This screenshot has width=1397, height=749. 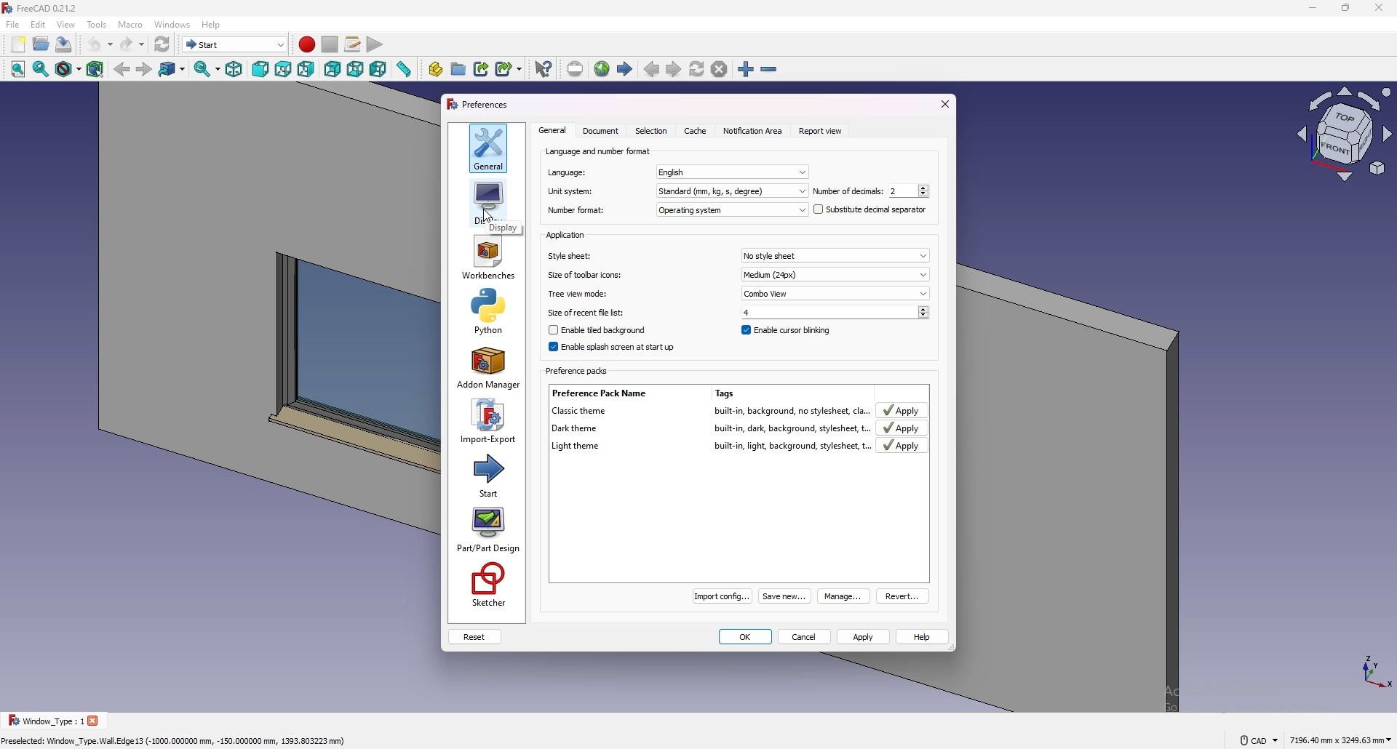 I want to click on Display, so click(x=506, y=229).